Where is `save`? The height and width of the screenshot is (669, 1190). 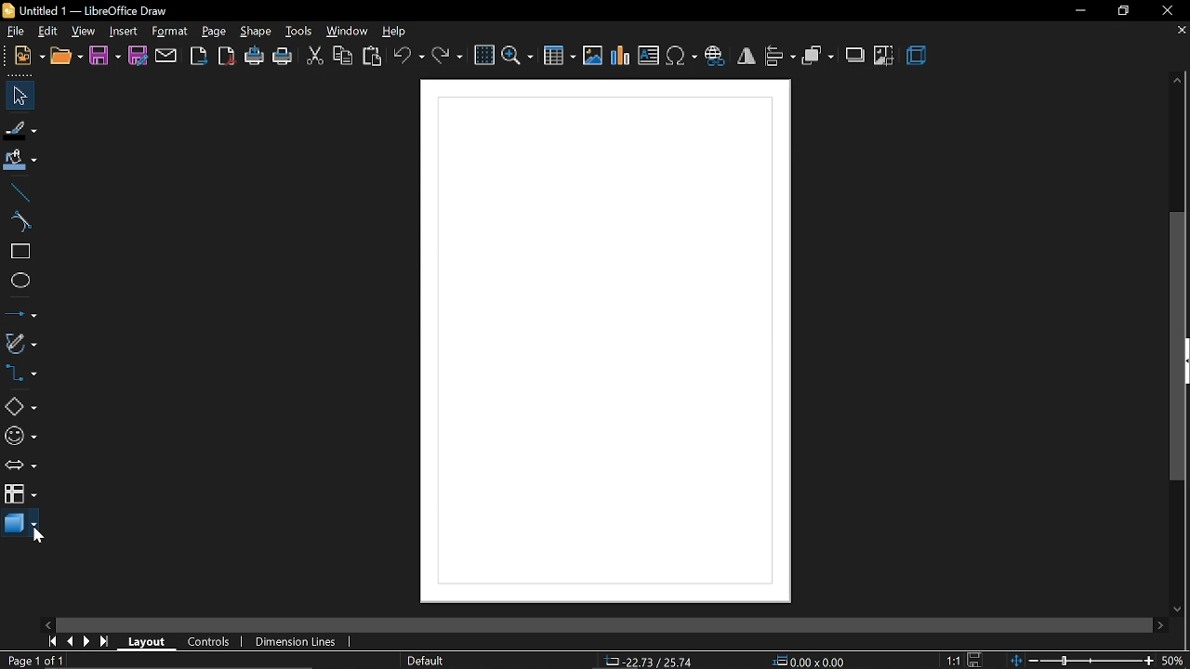 save is located at coordinates (106, 57).